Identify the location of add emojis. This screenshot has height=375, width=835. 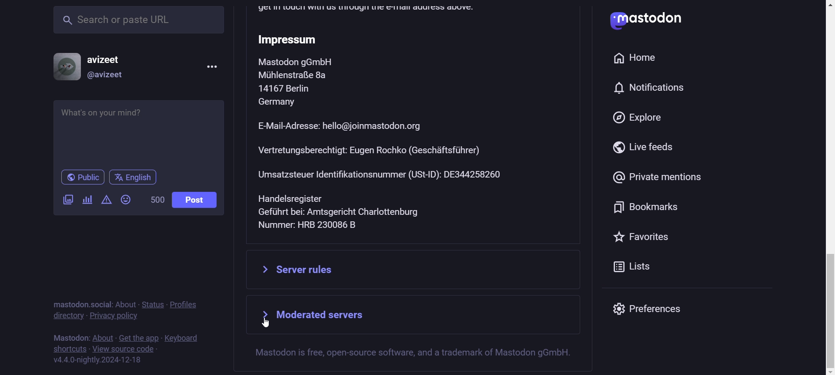
(128, 199).